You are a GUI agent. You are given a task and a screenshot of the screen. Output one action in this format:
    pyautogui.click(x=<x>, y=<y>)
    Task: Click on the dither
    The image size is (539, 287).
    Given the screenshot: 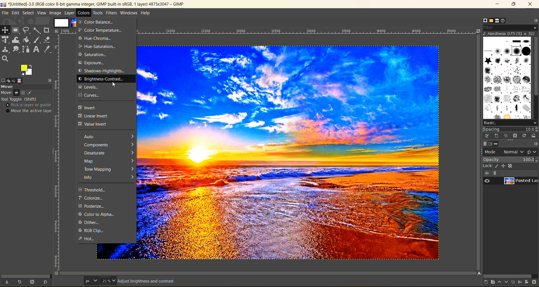 What is the action you would take?
    pyautogui.click(x=92, y=222)
    